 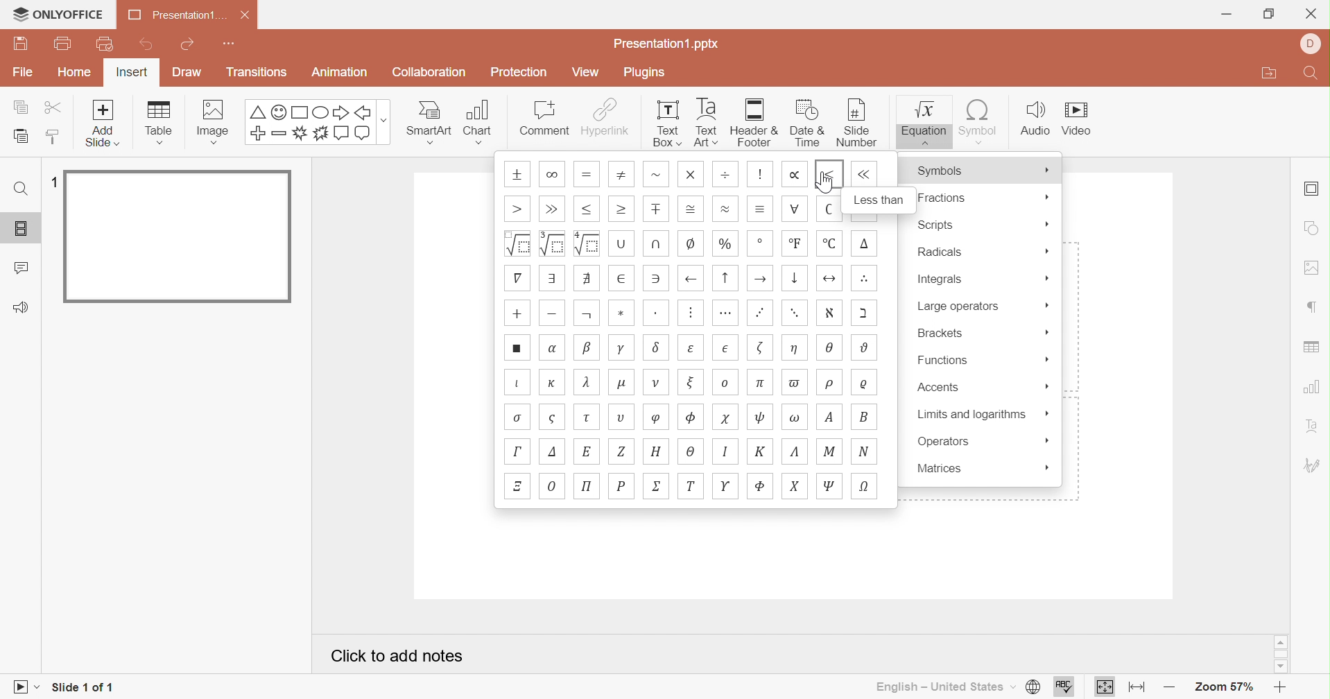 I want to click on Spell checking, so click(x=1063, y=687).